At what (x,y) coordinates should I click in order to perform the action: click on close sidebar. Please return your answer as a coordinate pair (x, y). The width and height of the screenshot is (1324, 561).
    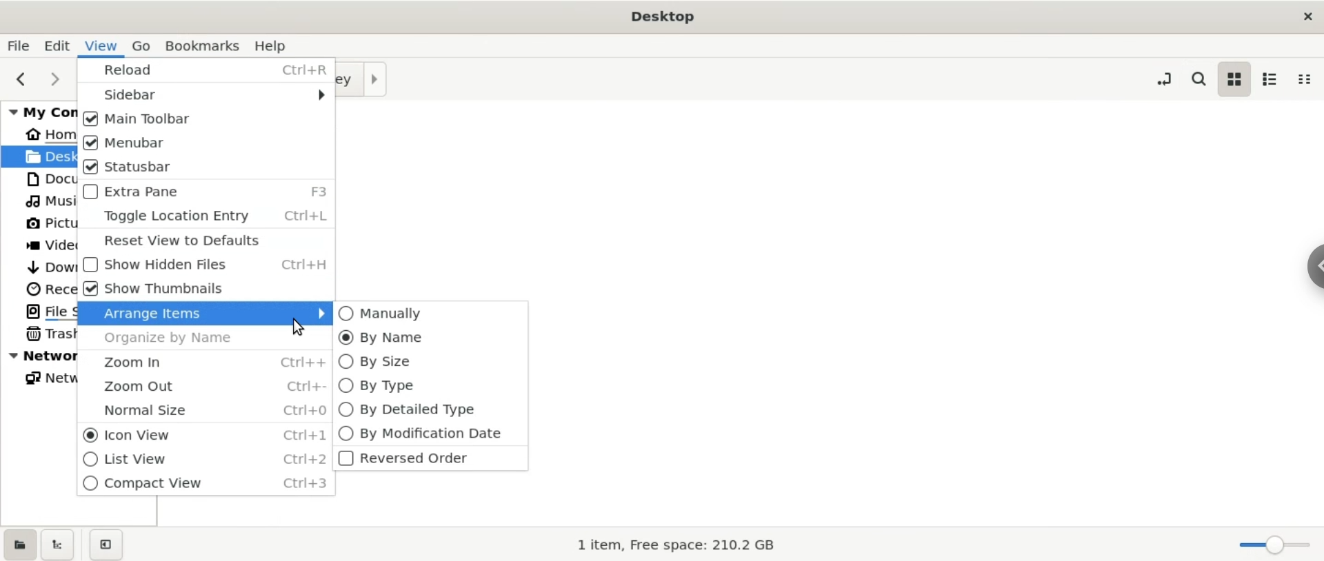
    Looking at the image, I should click on (112, 542).